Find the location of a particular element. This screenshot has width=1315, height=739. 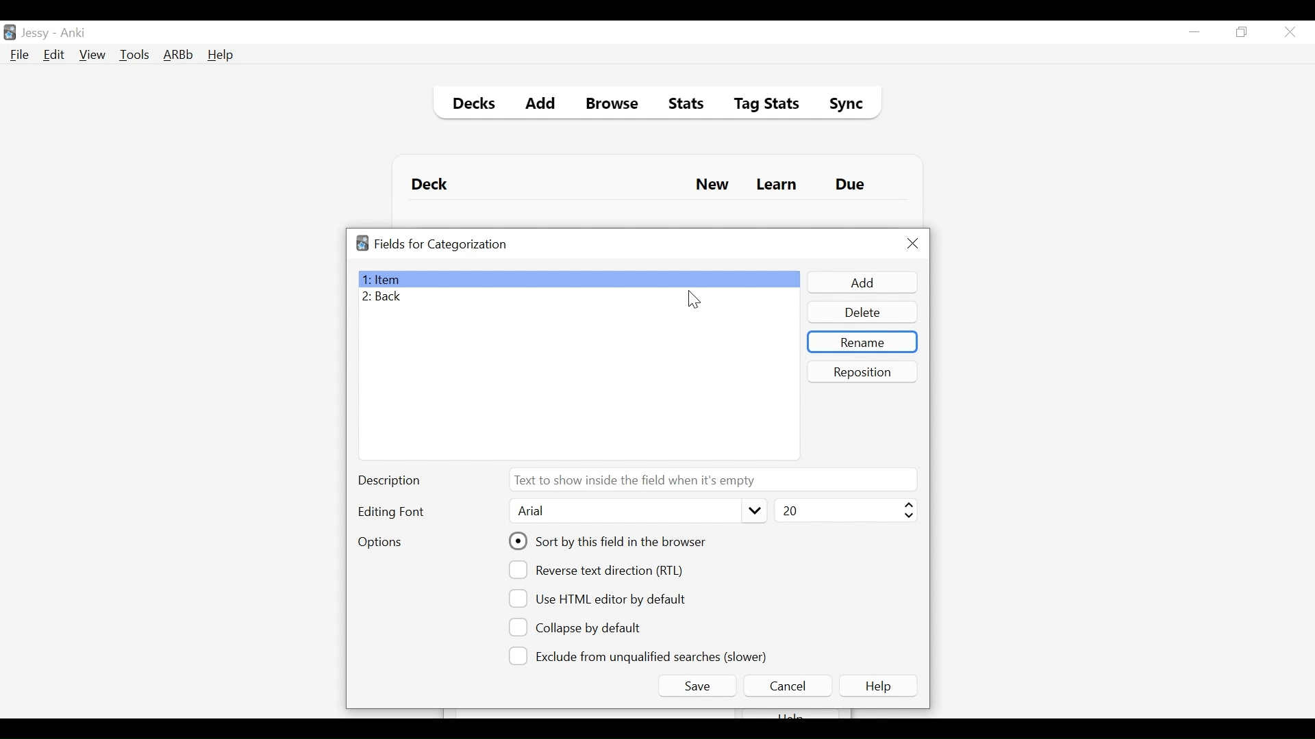

Edit is located at coordinates (53, 56).